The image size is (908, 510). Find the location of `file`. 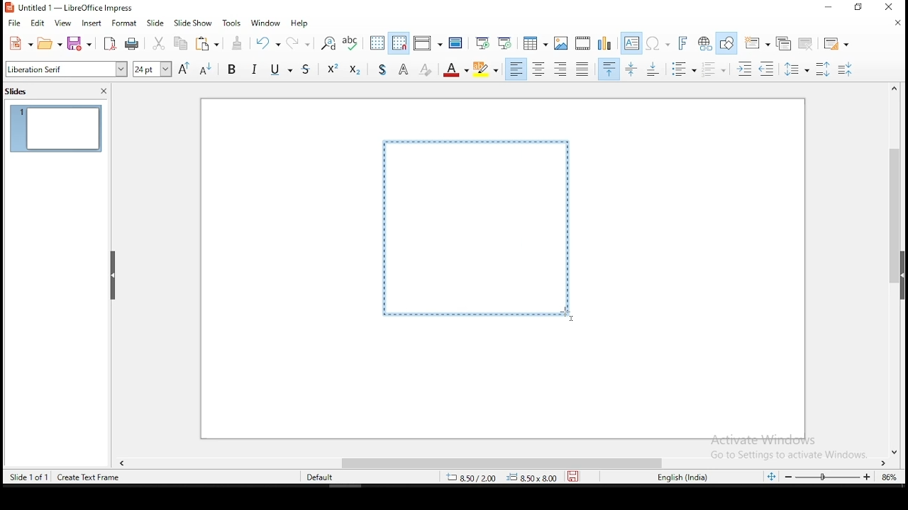

file is located at coordinates (14, 22).